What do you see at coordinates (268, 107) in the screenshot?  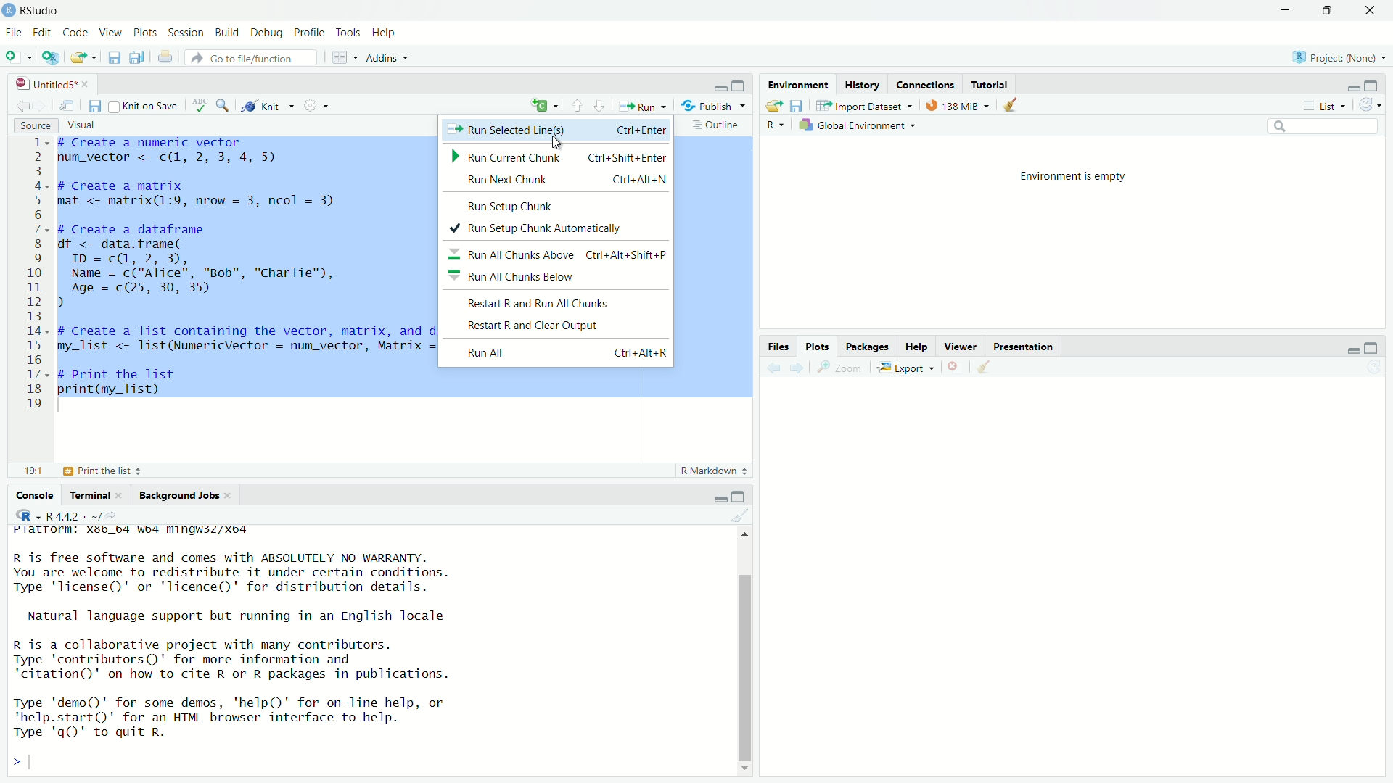 I see `Knit` at bounding box center [268, 107].